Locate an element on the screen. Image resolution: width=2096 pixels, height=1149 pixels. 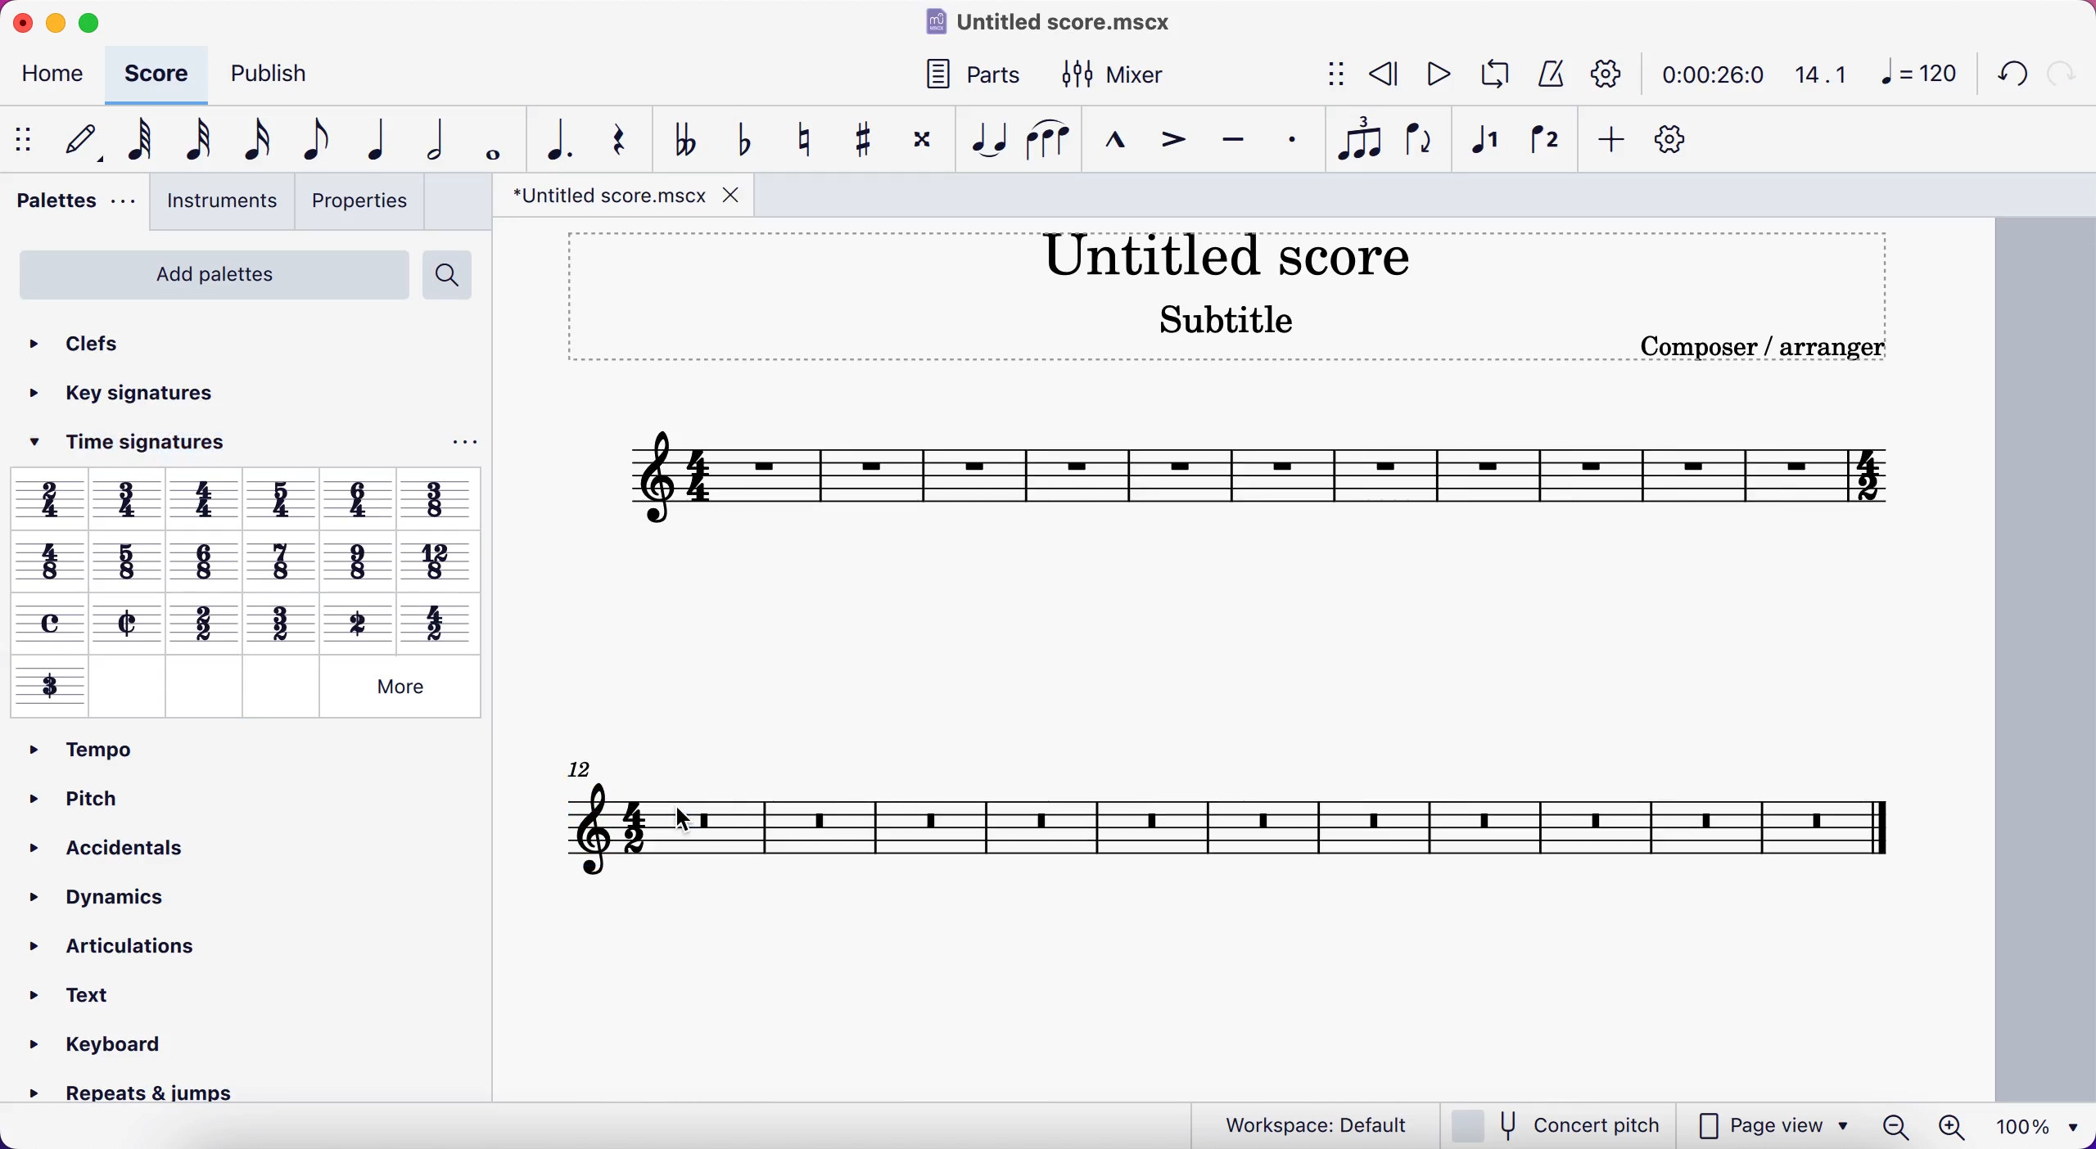
time is located at coordinates (1705, 74).